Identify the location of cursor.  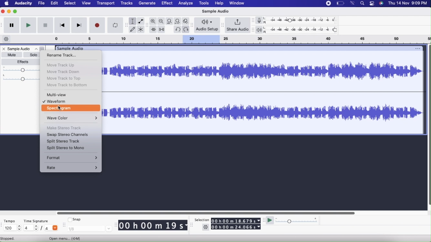
(59, 108).